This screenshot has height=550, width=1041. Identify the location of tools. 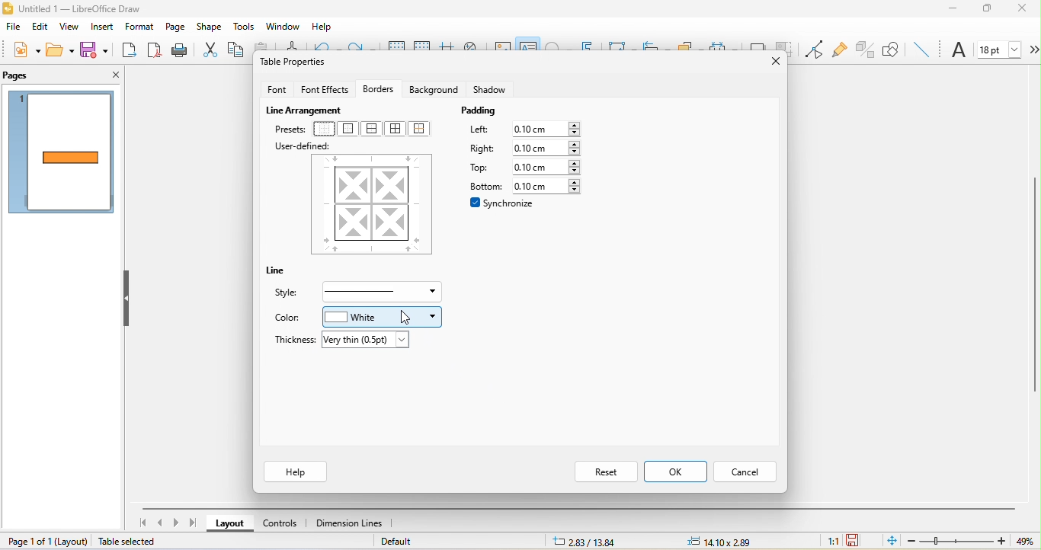
(242, 27).